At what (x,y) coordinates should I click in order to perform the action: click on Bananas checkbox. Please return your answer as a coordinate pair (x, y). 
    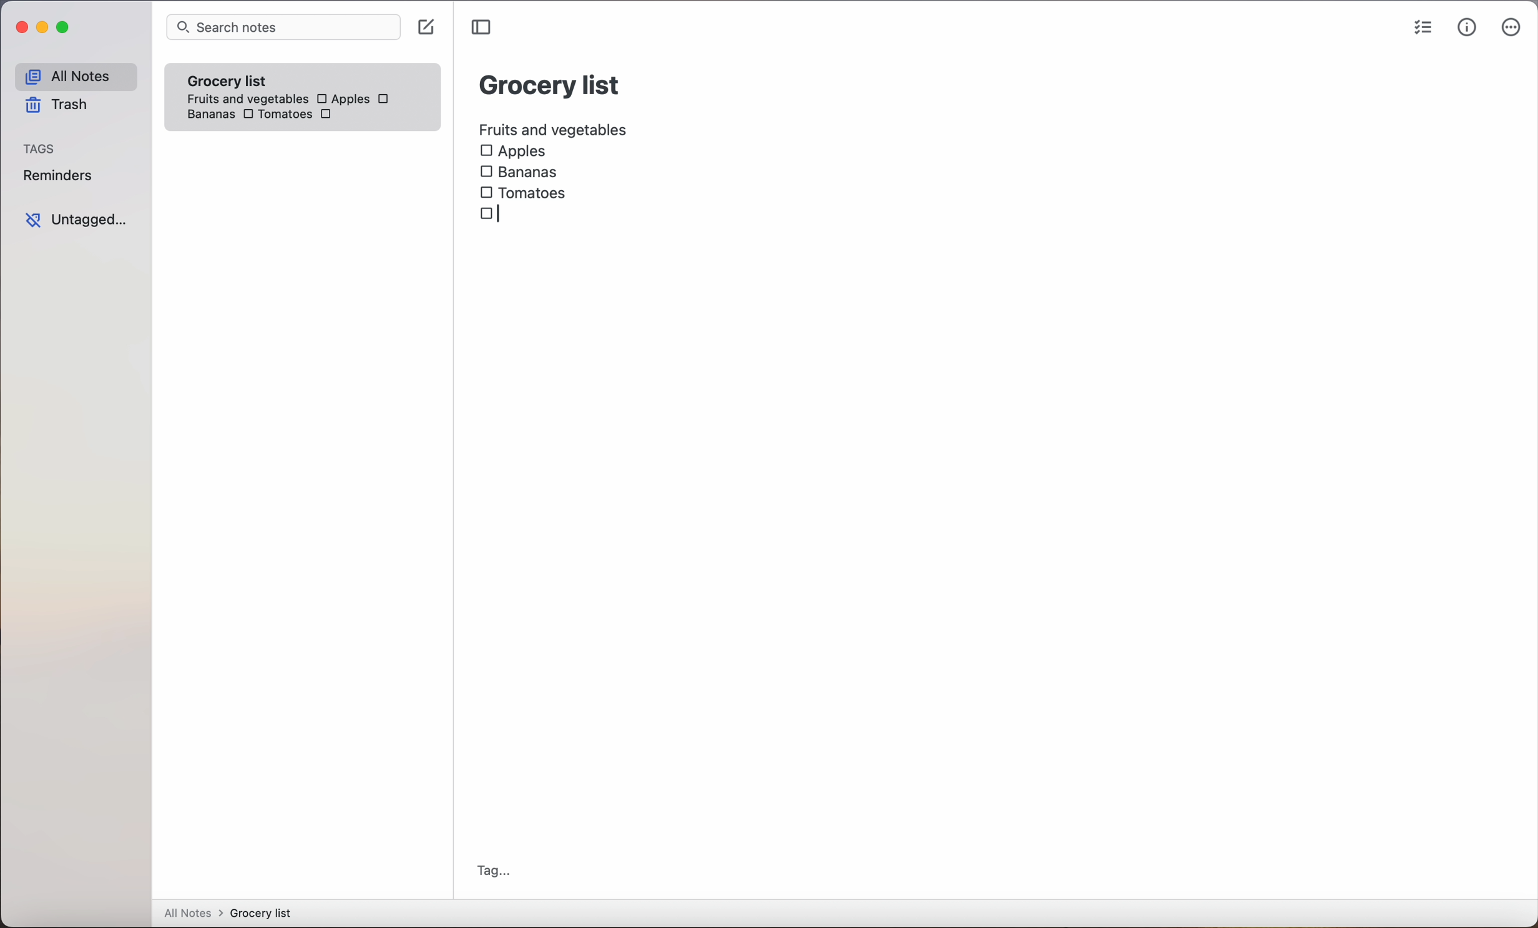
    Looking at the image, I should click on (521, 170).